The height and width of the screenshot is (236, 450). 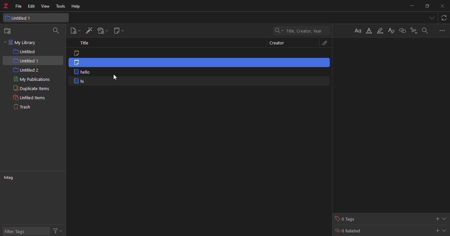 What do you see at coordinates (380, 31) in the screenshot?
I see `highlight text` at bounding box center [380, 31].